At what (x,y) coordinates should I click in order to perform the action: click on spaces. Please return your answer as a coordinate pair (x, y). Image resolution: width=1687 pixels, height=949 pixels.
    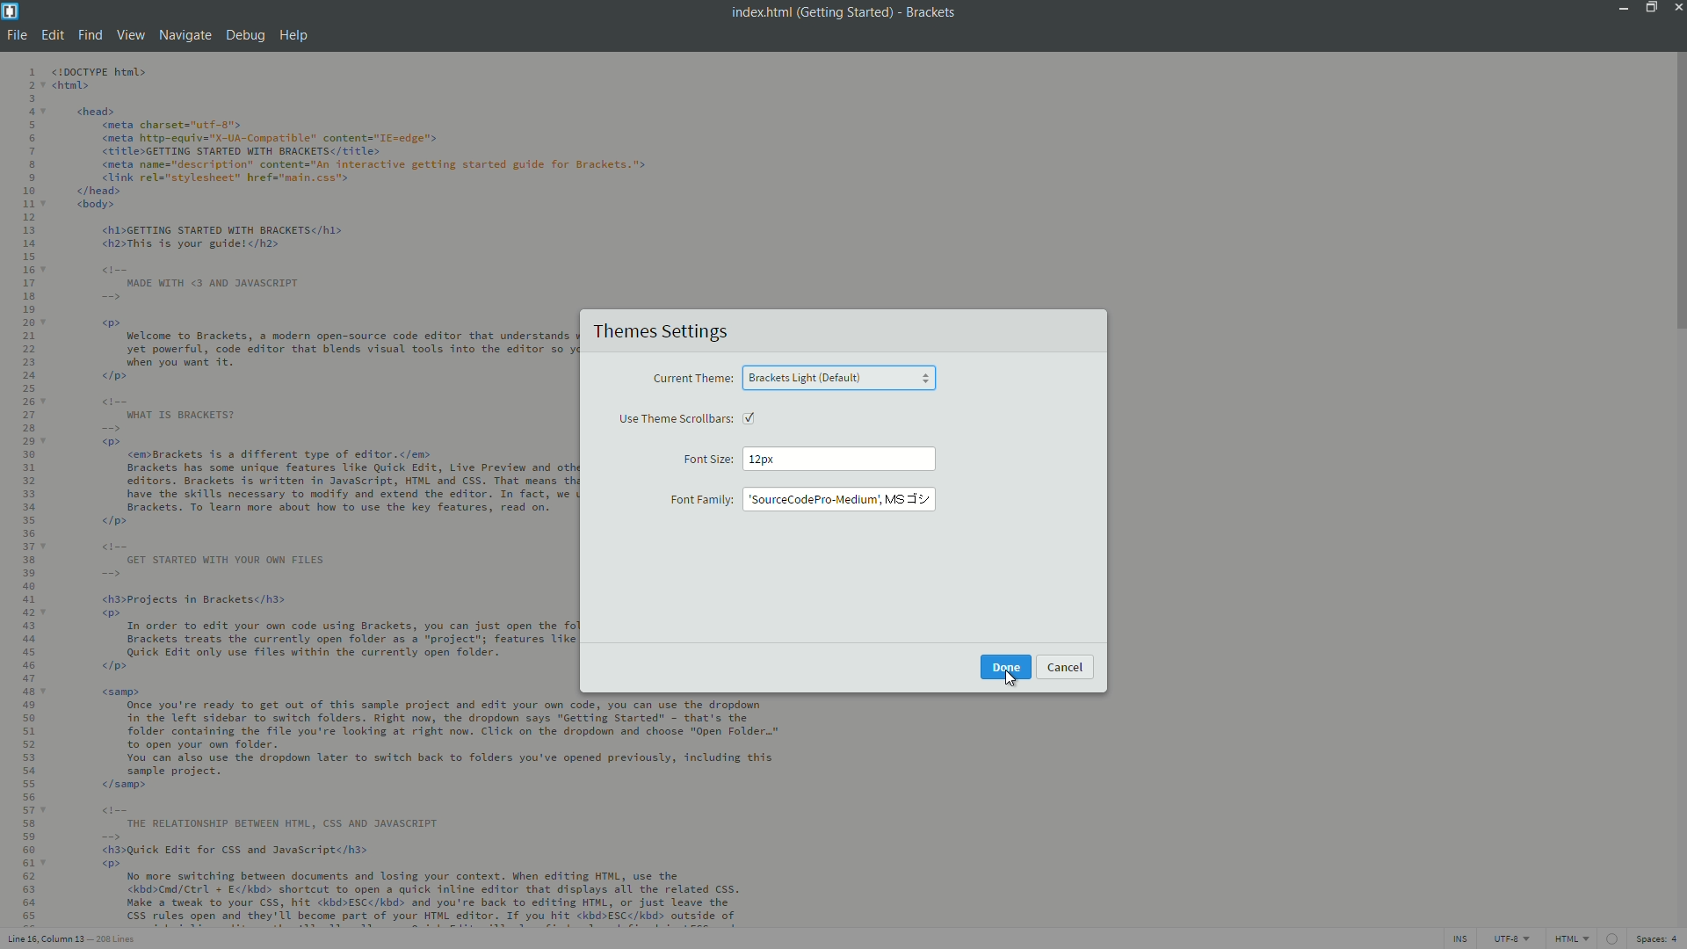
    Looking at the image, I should click on (1659, 940).